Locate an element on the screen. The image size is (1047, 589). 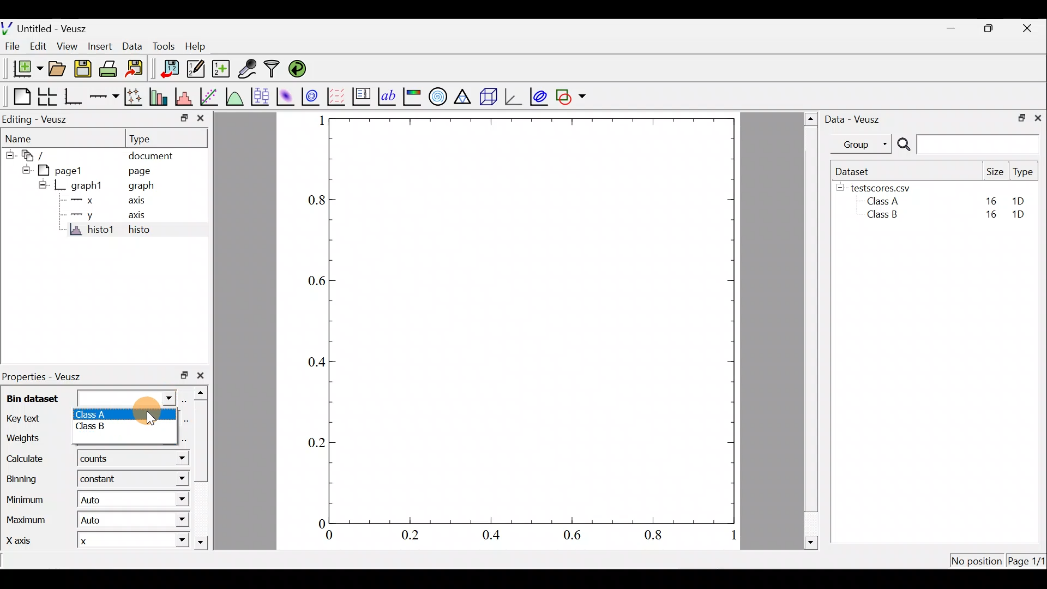
x is located at coordinates (91, 542).